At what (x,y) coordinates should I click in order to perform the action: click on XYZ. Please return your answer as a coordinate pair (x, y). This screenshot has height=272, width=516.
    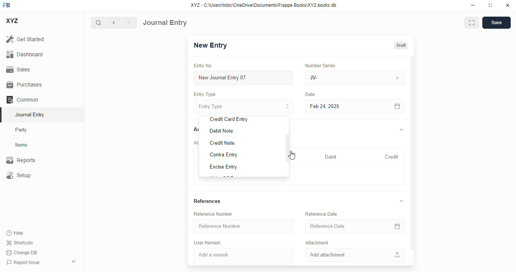
    Looking at the image, I should click on (12, 21).